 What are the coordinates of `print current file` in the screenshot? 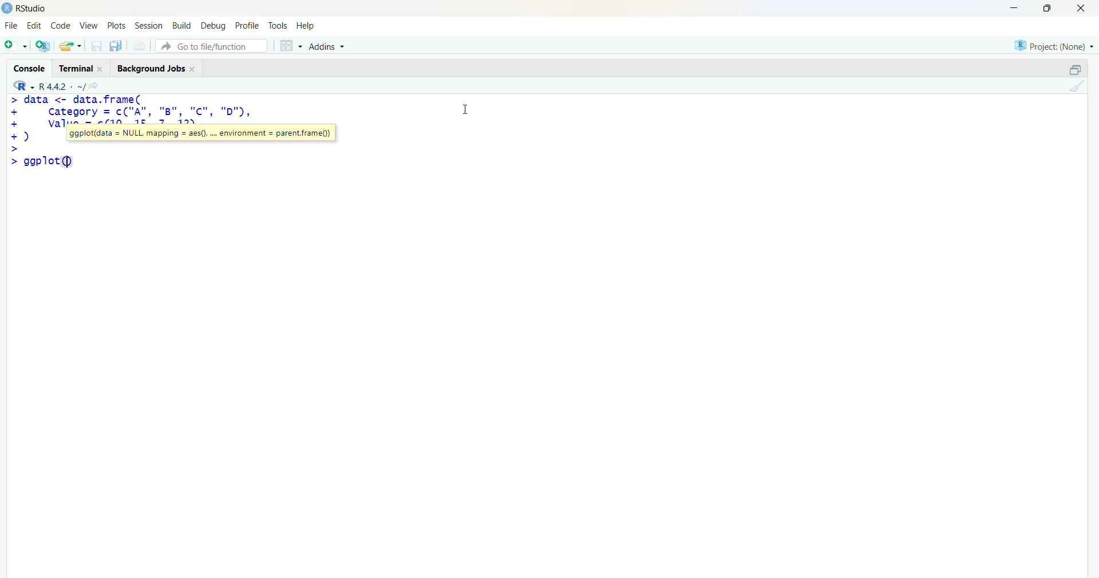 It's located at (138, 45).